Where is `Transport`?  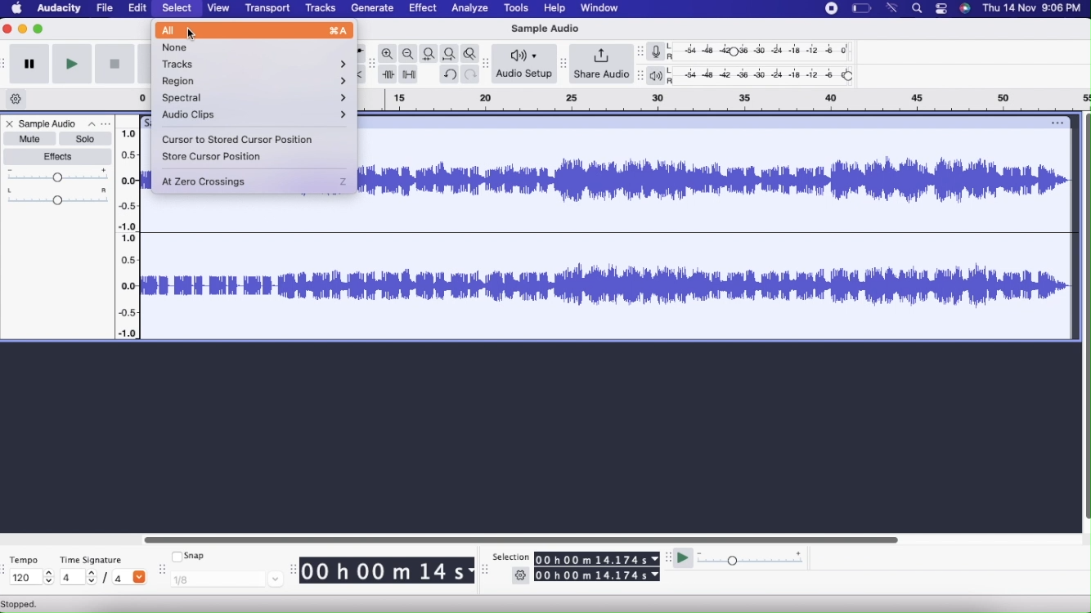 Transport is located at coordinates (267, 9).